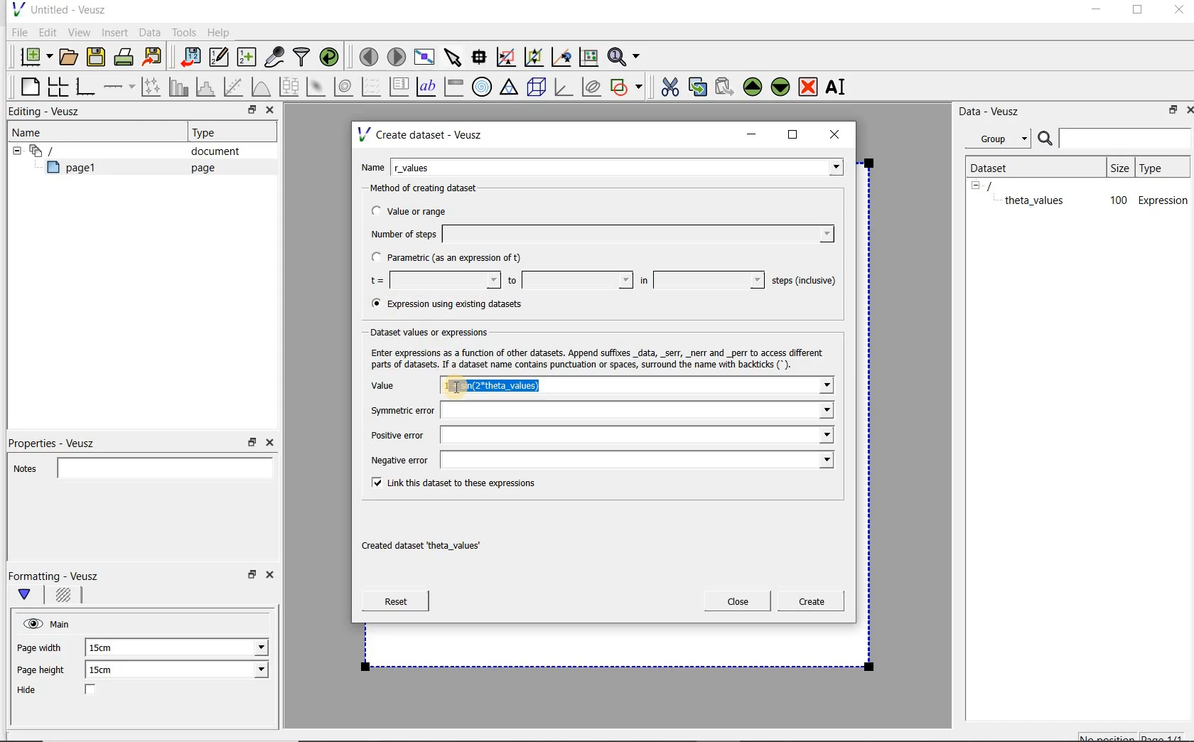  I want to click on click or draw a rectangle to zoom graph axes, so click(509, 58).